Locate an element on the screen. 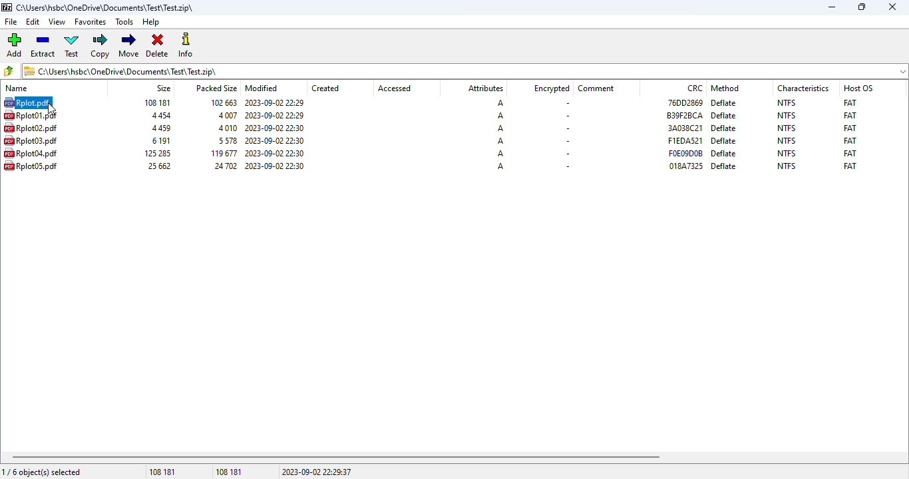 This screenshot has width=909, height=479. NTFS is located at coordinates (787, 153).